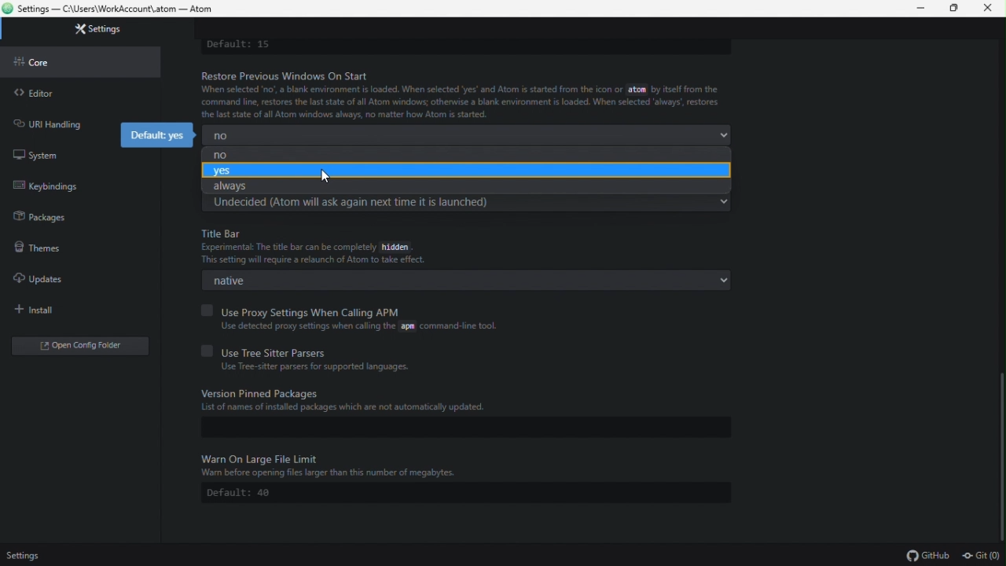 This screenshot has width=1006, height=566. I want to click on key bindings, so click(49, 185).